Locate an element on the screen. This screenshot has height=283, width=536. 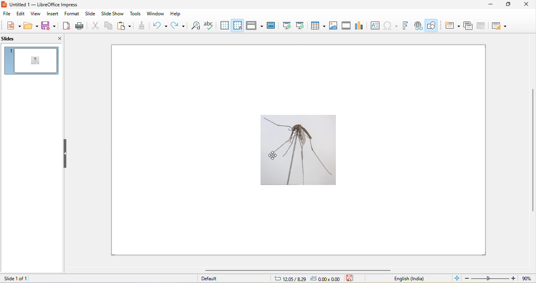
start from current is located at coordinates (300, 25).